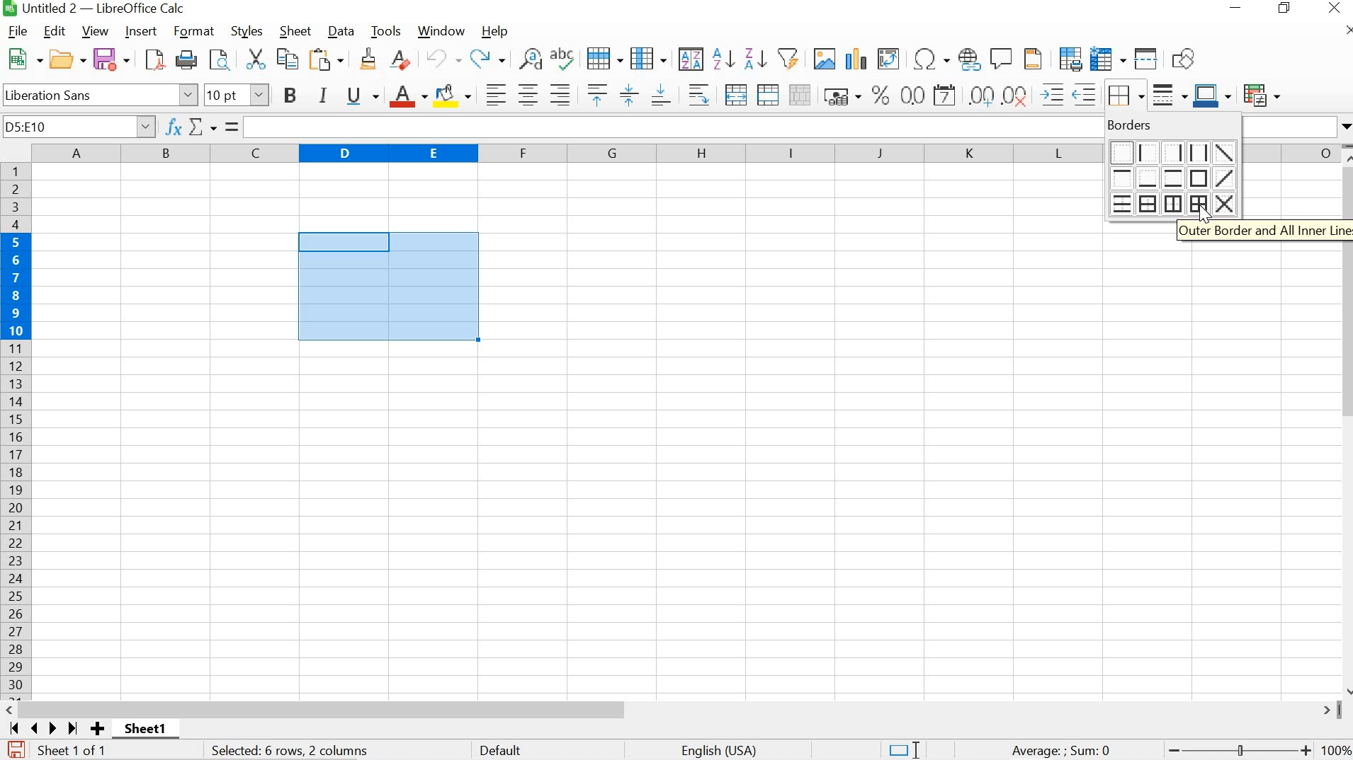  What do you see at coordinates (188, 59) in the screenshot?
I see `PRINT` at bounding box center [188, 59].